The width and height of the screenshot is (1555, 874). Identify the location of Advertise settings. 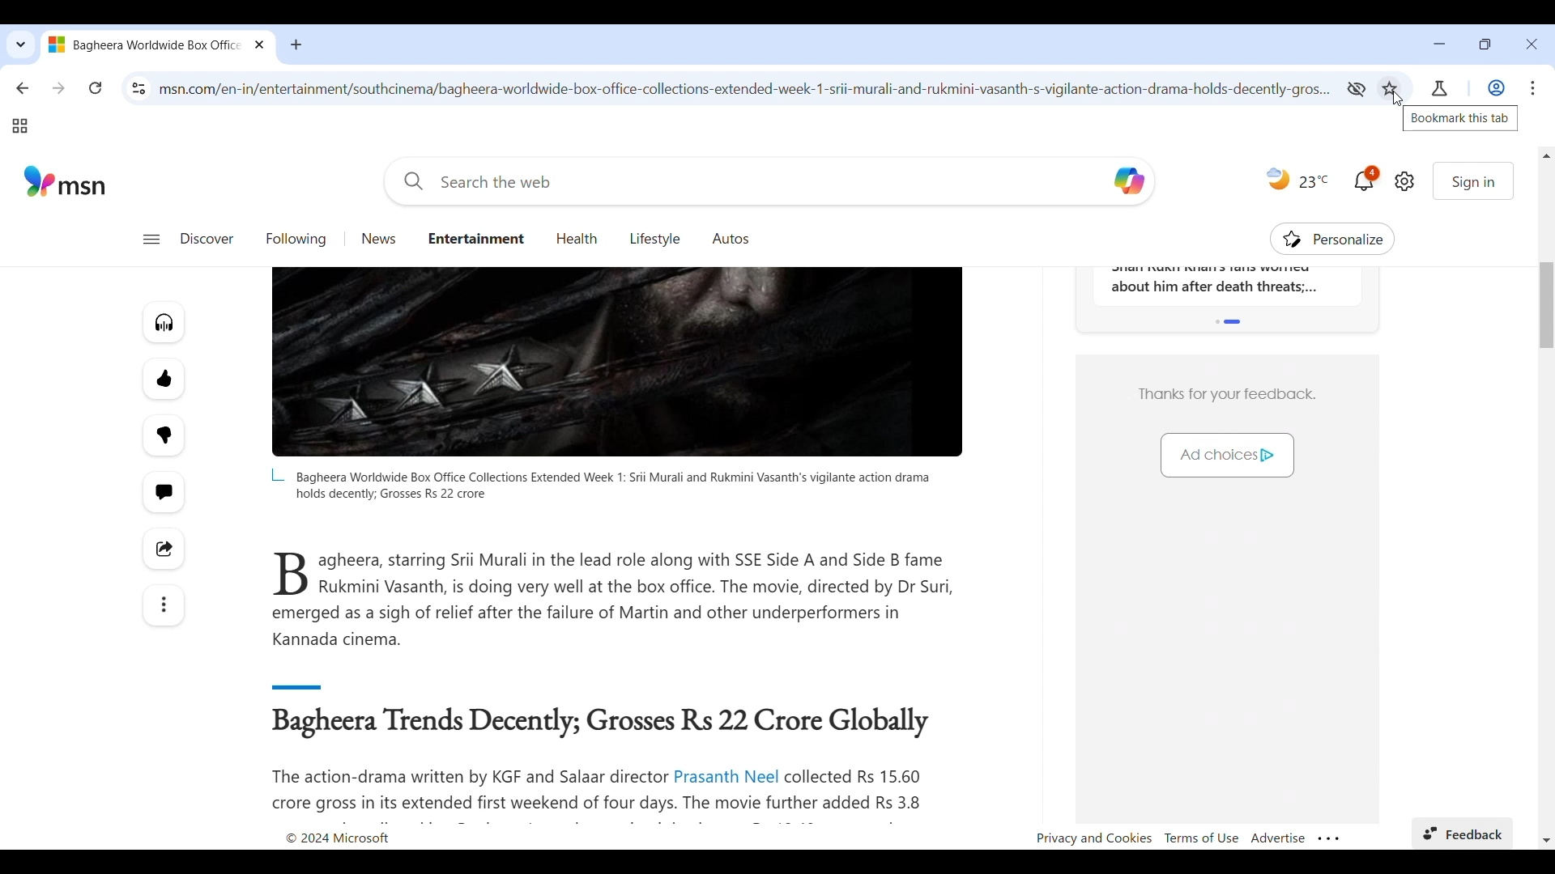
(1278, 838).